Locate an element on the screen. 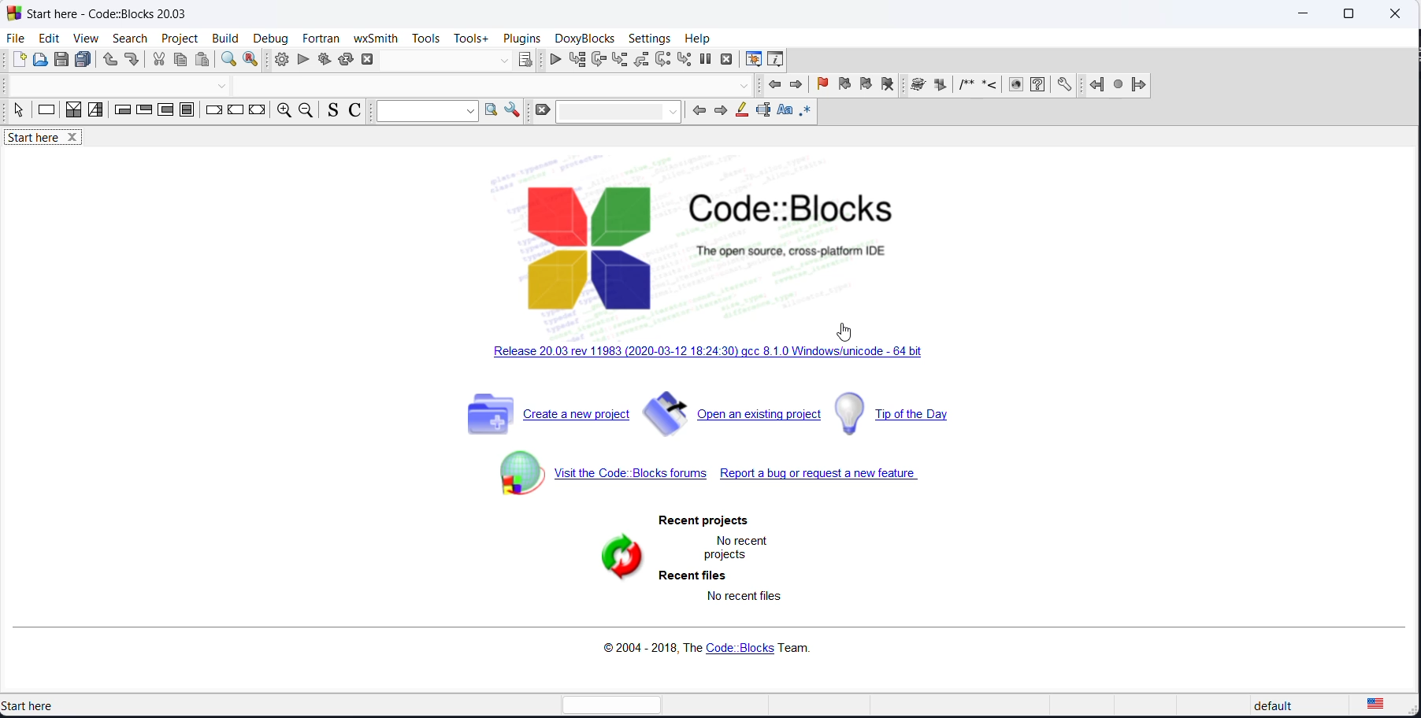 Image resolution: width=1421 pixels, height=718 pixels. maximize is located at coordinates (1347, 14).